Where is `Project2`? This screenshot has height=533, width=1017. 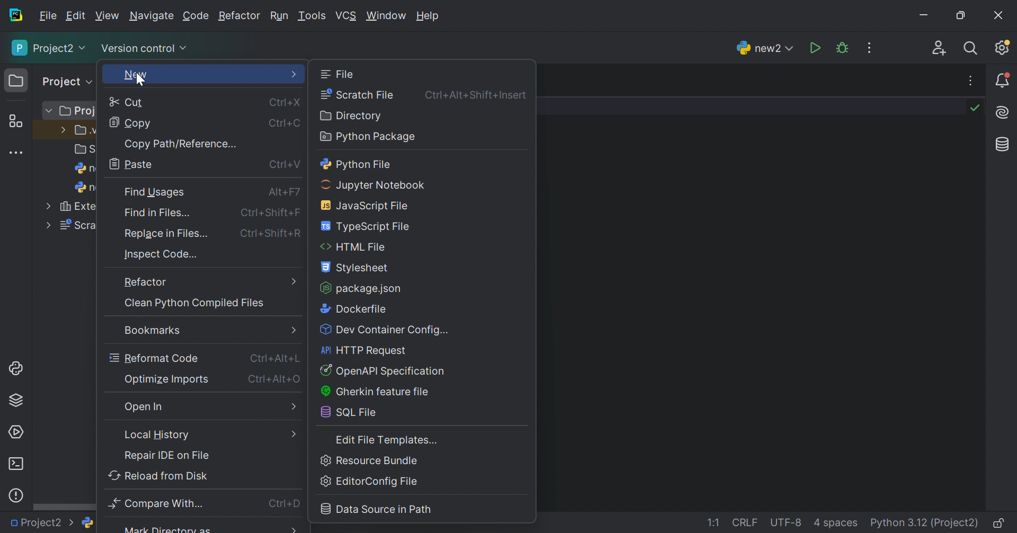
Project2 is located at coordinates (38, 523).